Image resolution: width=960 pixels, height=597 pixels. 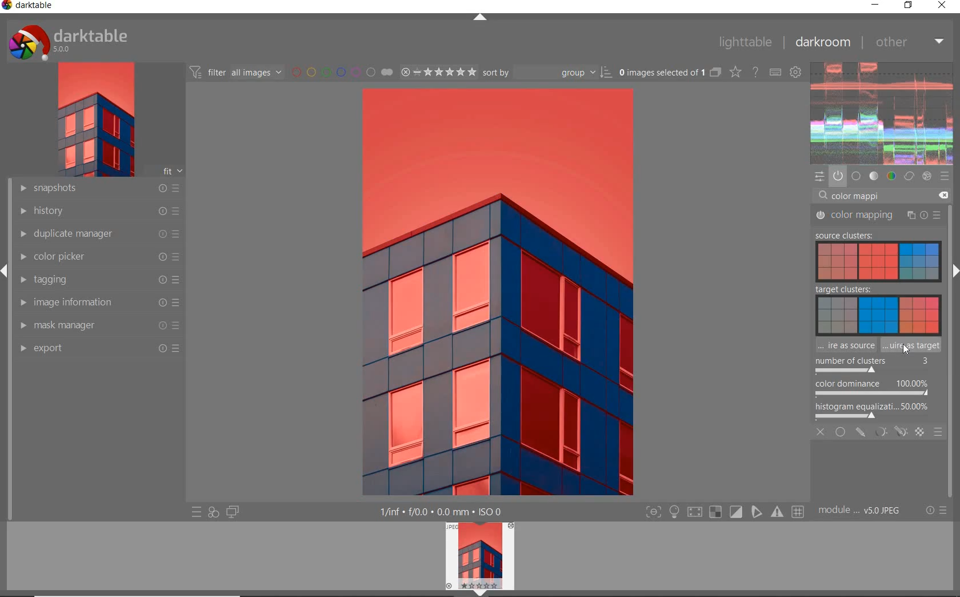 I want to click on change type of overlay, so click(x=734, y=72).